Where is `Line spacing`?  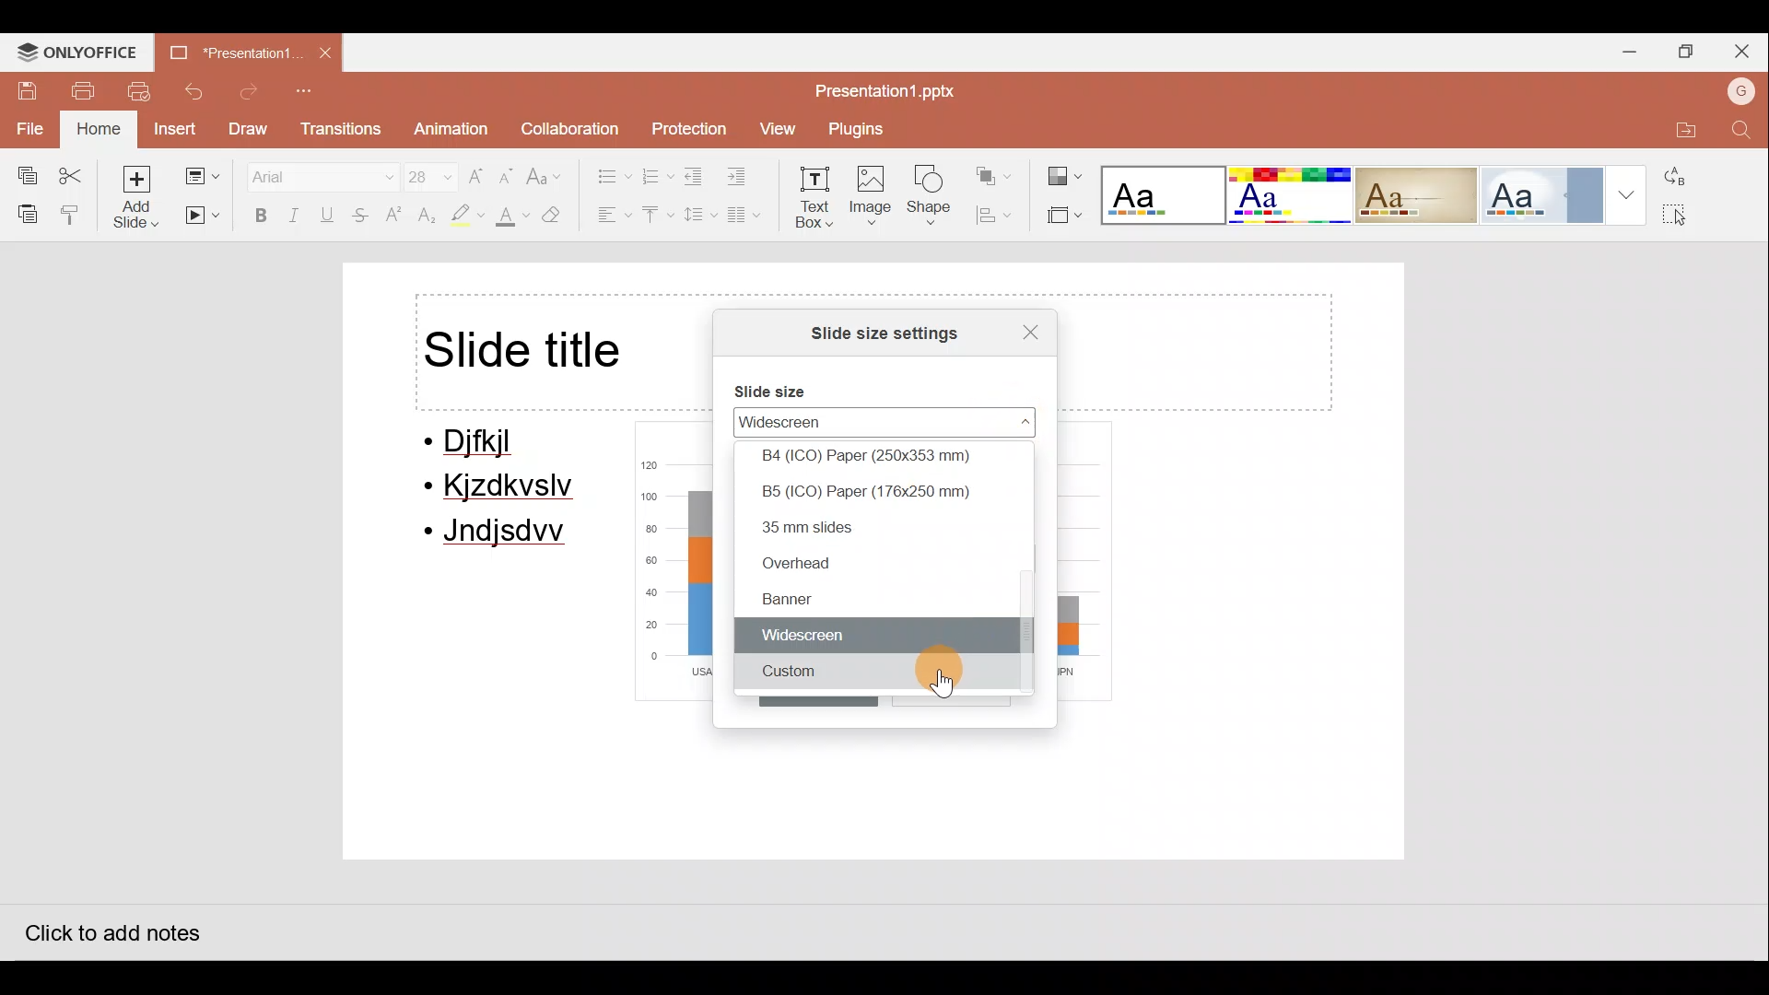
Line spacing is located at coordinates (697, 215).